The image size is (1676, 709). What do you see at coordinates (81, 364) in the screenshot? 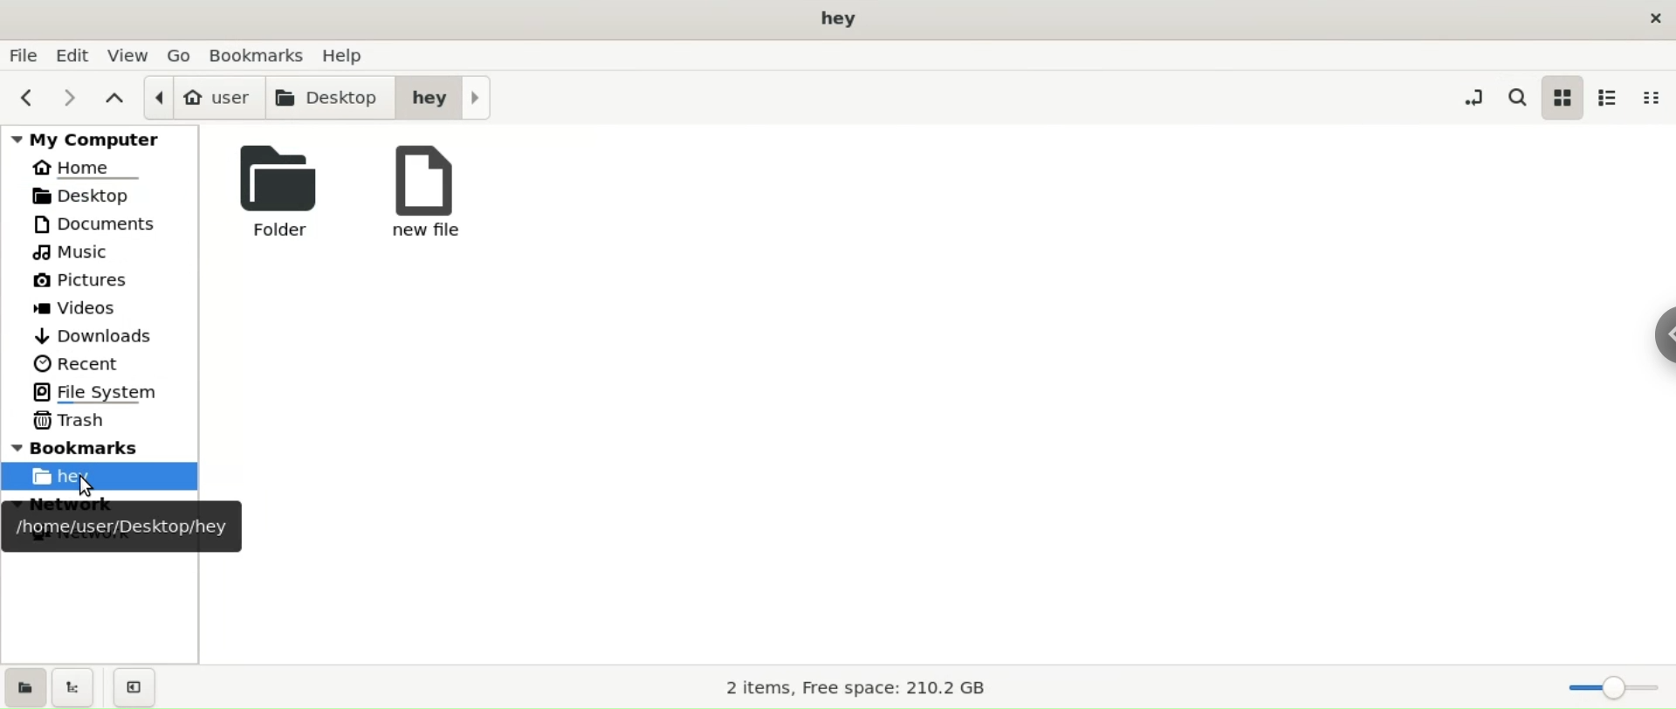
I see `recent` at bounding box center [81, 364].